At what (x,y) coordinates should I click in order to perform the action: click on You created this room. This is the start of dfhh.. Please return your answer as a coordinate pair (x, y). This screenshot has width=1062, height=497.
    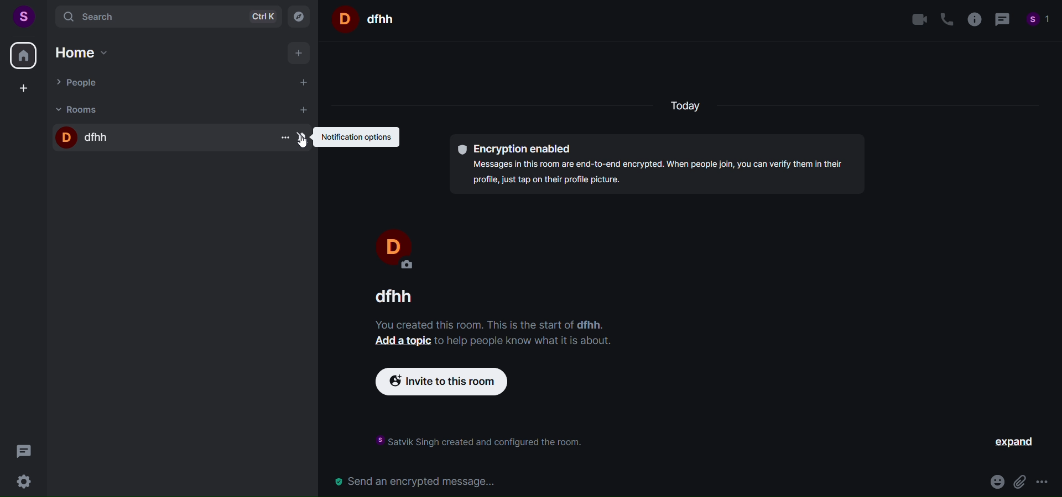
    Looking at the image, I should click on (486, 324).